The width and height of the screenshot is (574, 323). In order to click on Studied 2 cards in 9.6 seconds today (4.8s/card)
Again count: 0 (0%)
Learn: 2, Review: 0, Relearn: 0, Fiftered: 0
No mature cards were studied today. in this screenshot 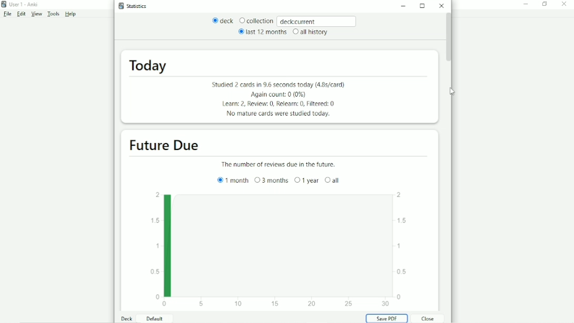, I will do `click(279, 99)`.